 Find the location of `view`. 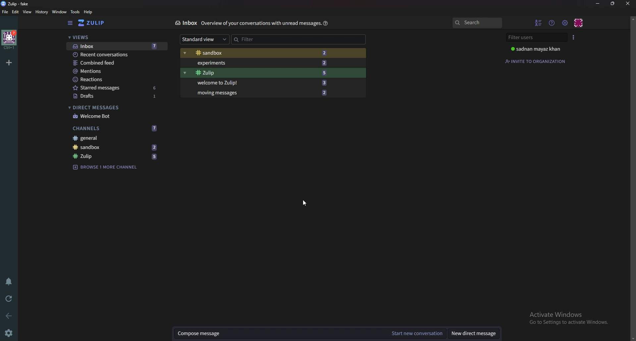

view is located at coordinates (27, 12).